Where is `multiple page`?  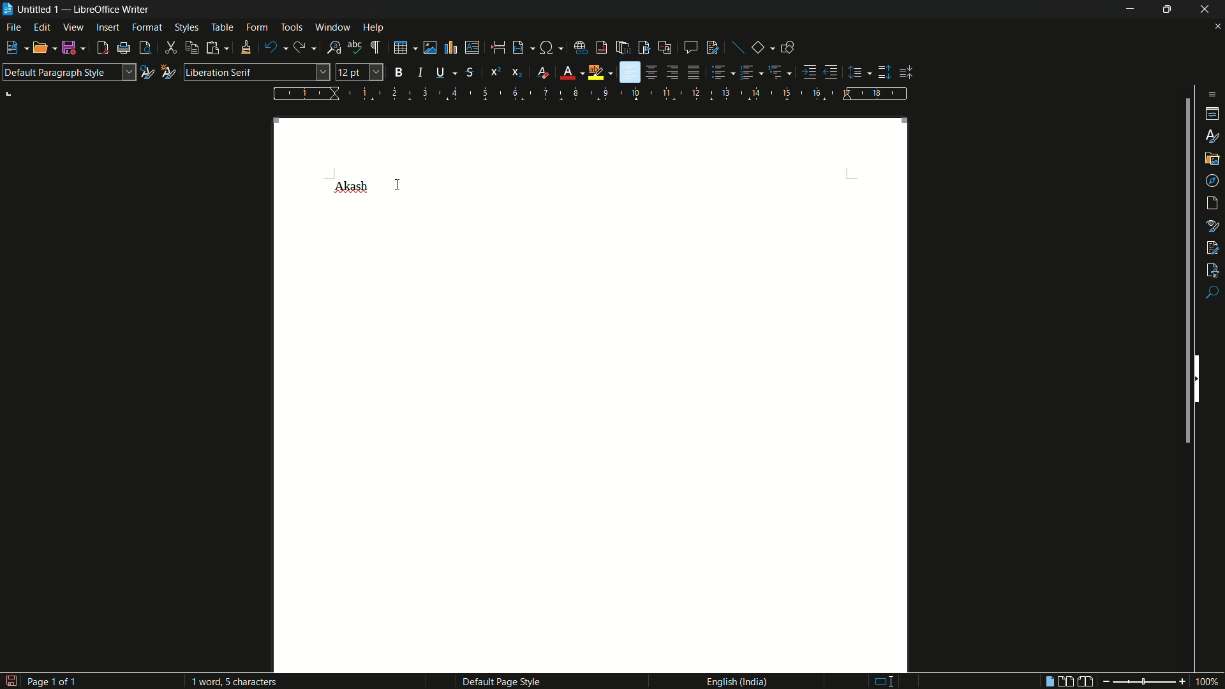 multiple page is located at coordinates (1066, 681).